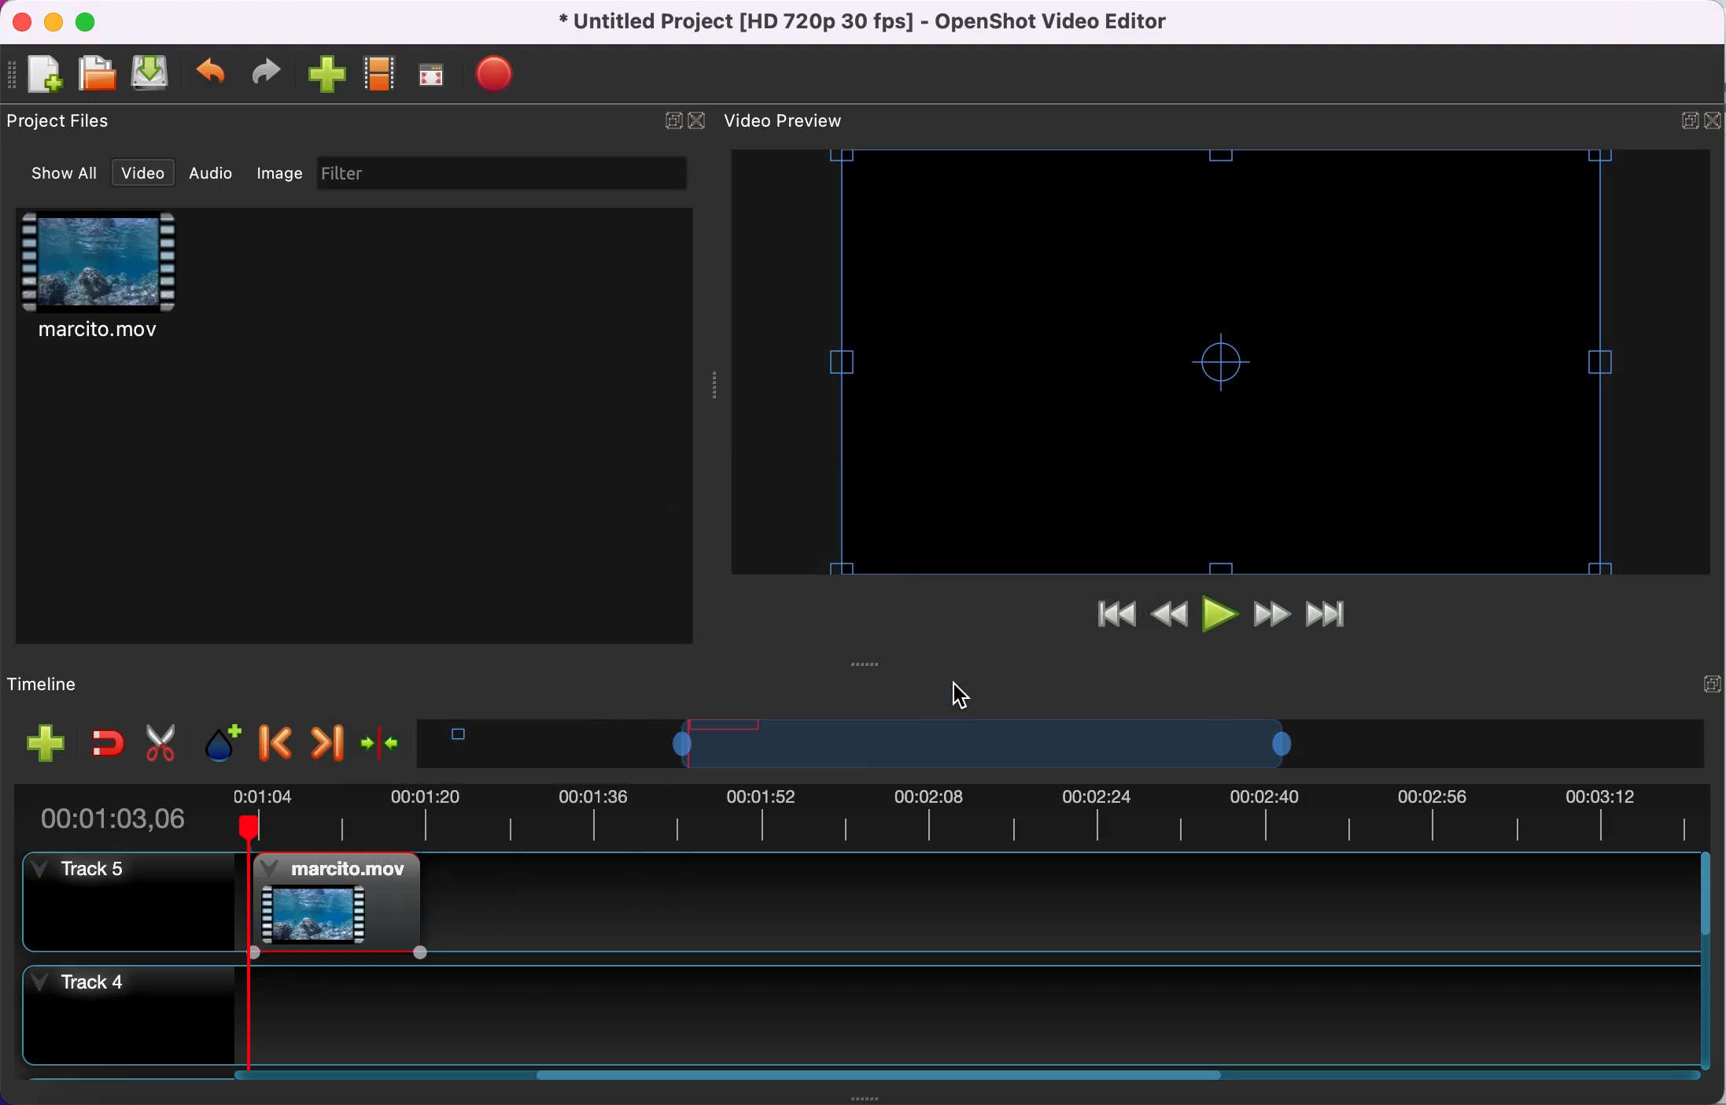  I want to click on open file, so click(94, 75).